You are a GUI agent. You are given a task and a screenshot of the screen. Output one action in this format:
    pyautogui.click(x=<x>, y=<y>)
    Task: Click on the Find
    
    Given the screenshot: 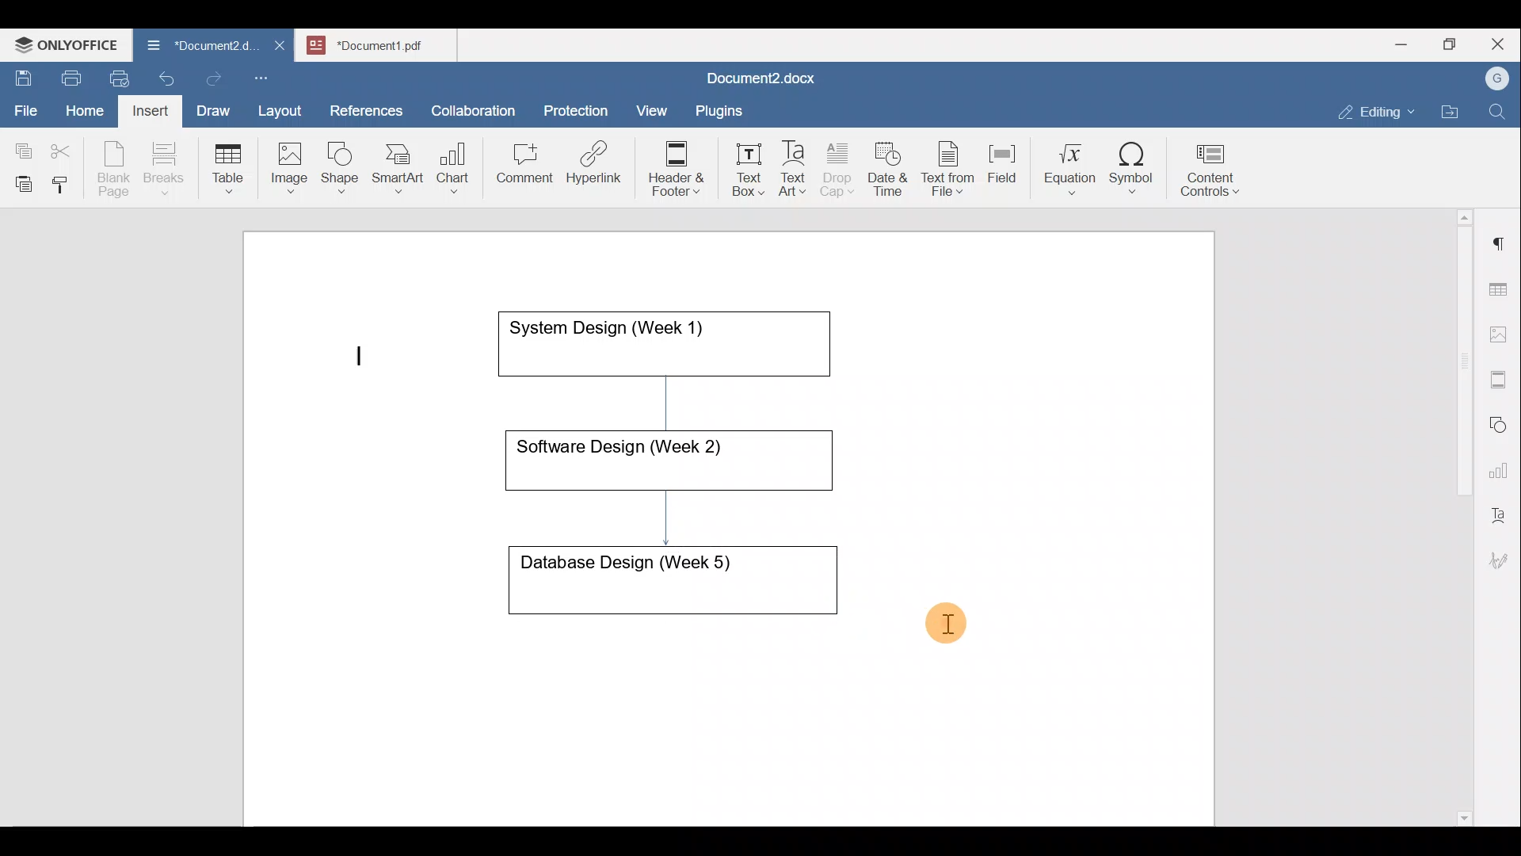 What is the action you would take?
    pyautogui.click(x=1499, y=113)
    